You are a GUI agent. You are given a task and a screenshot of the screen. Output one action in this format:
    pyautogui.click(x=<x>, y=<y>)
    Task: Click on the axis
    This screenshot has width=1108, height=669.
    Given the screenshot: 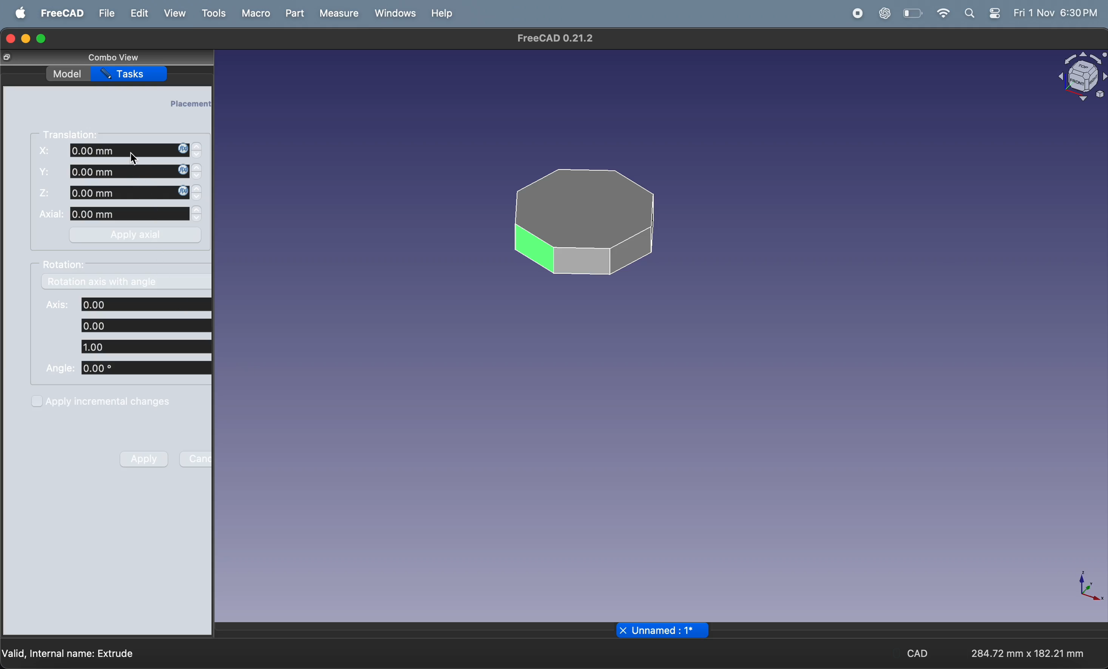 What is the action you would take?
    pyautogui.click(x=1092, y=588)
    